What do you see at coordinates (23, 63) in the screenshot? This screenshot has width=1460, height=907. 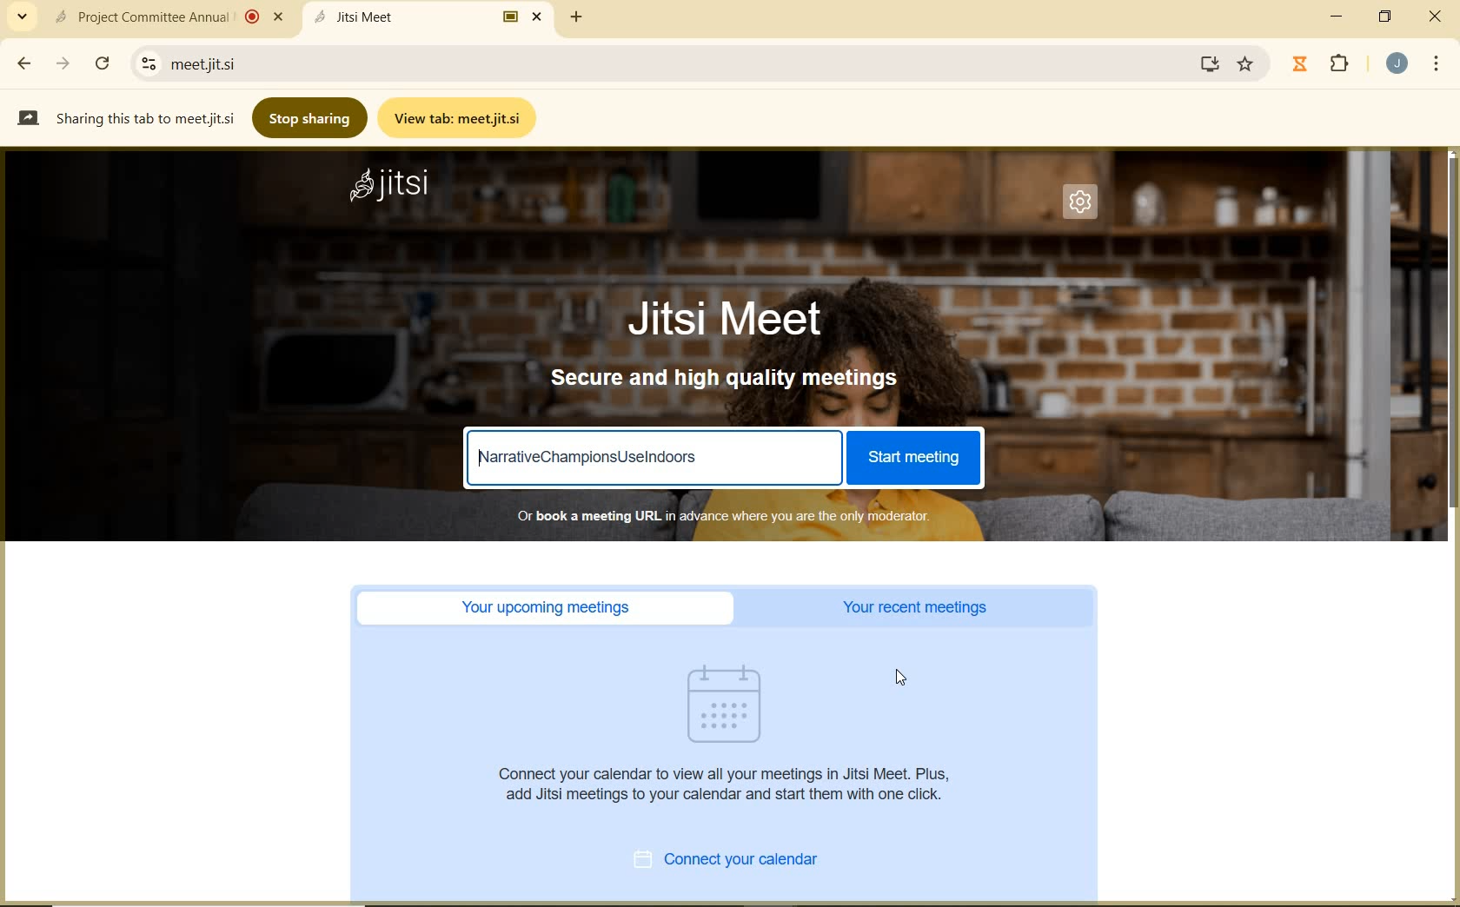 I see `BACK` at bounding box center [23, 63].